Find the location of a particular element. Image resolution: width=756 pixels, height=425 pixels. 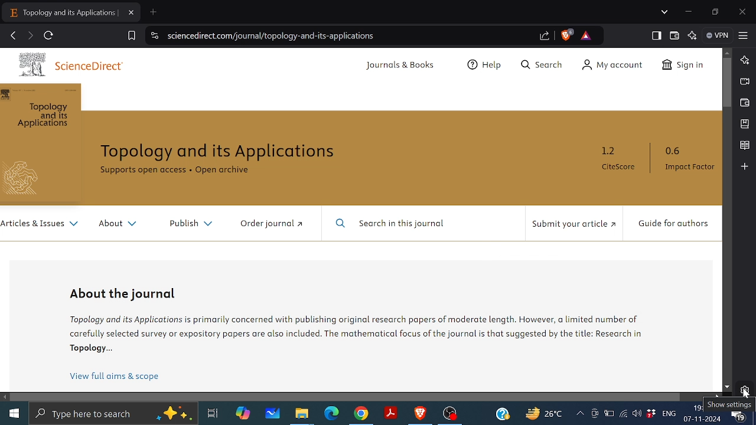

Move down is located at coordinates (726, 387).